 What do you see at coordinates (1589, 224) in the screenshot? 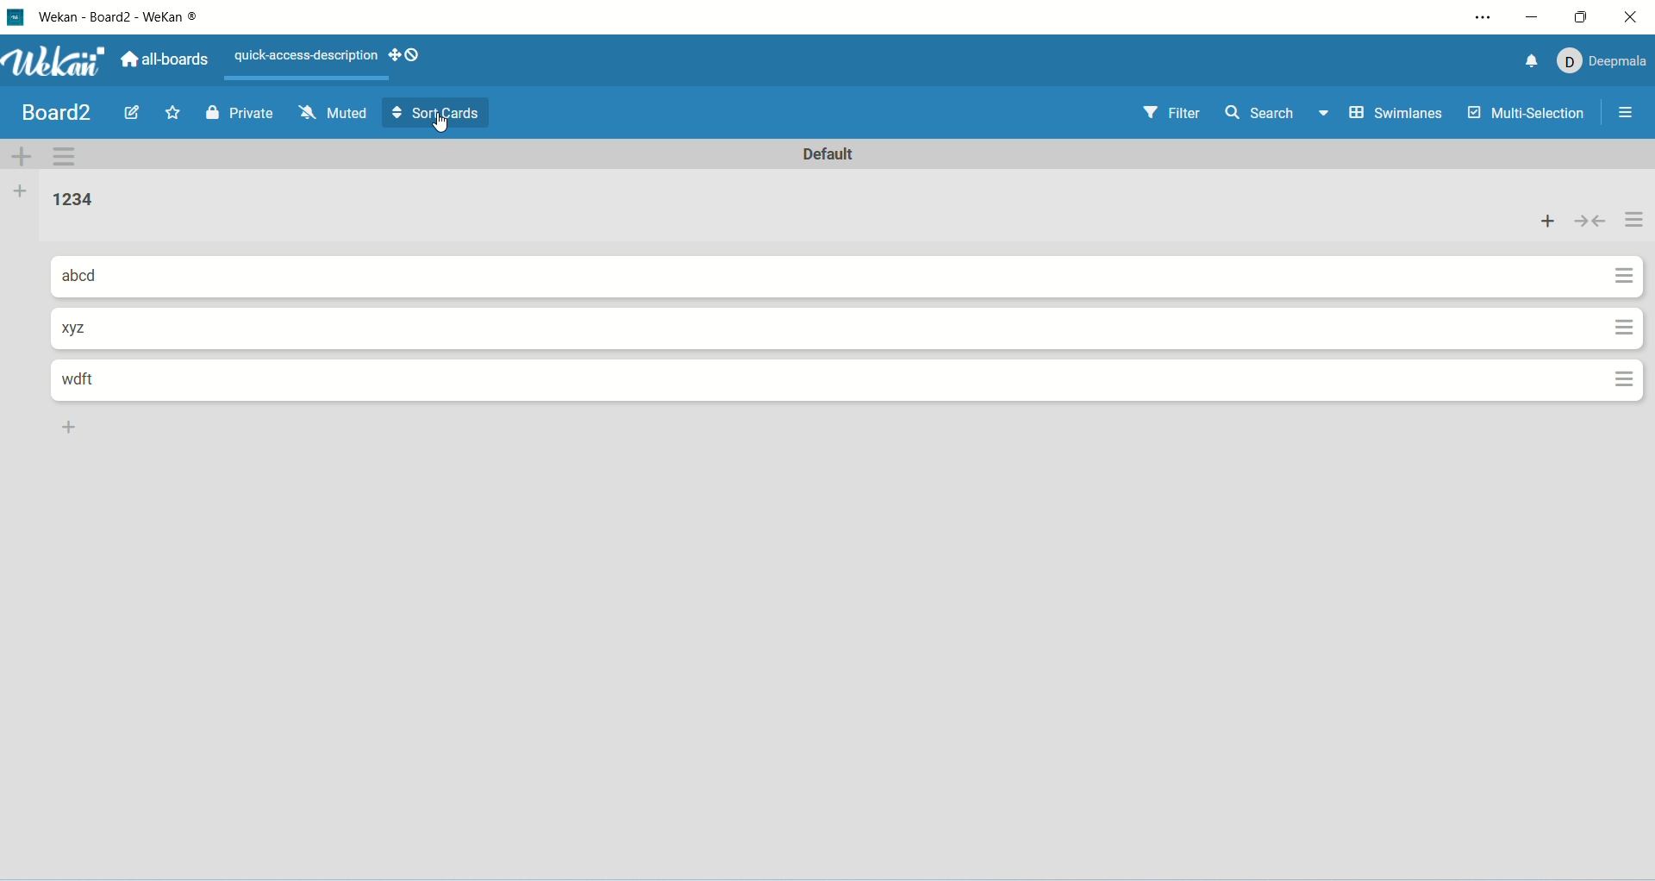
I see `collapse` at bounding box center [1589, 224].